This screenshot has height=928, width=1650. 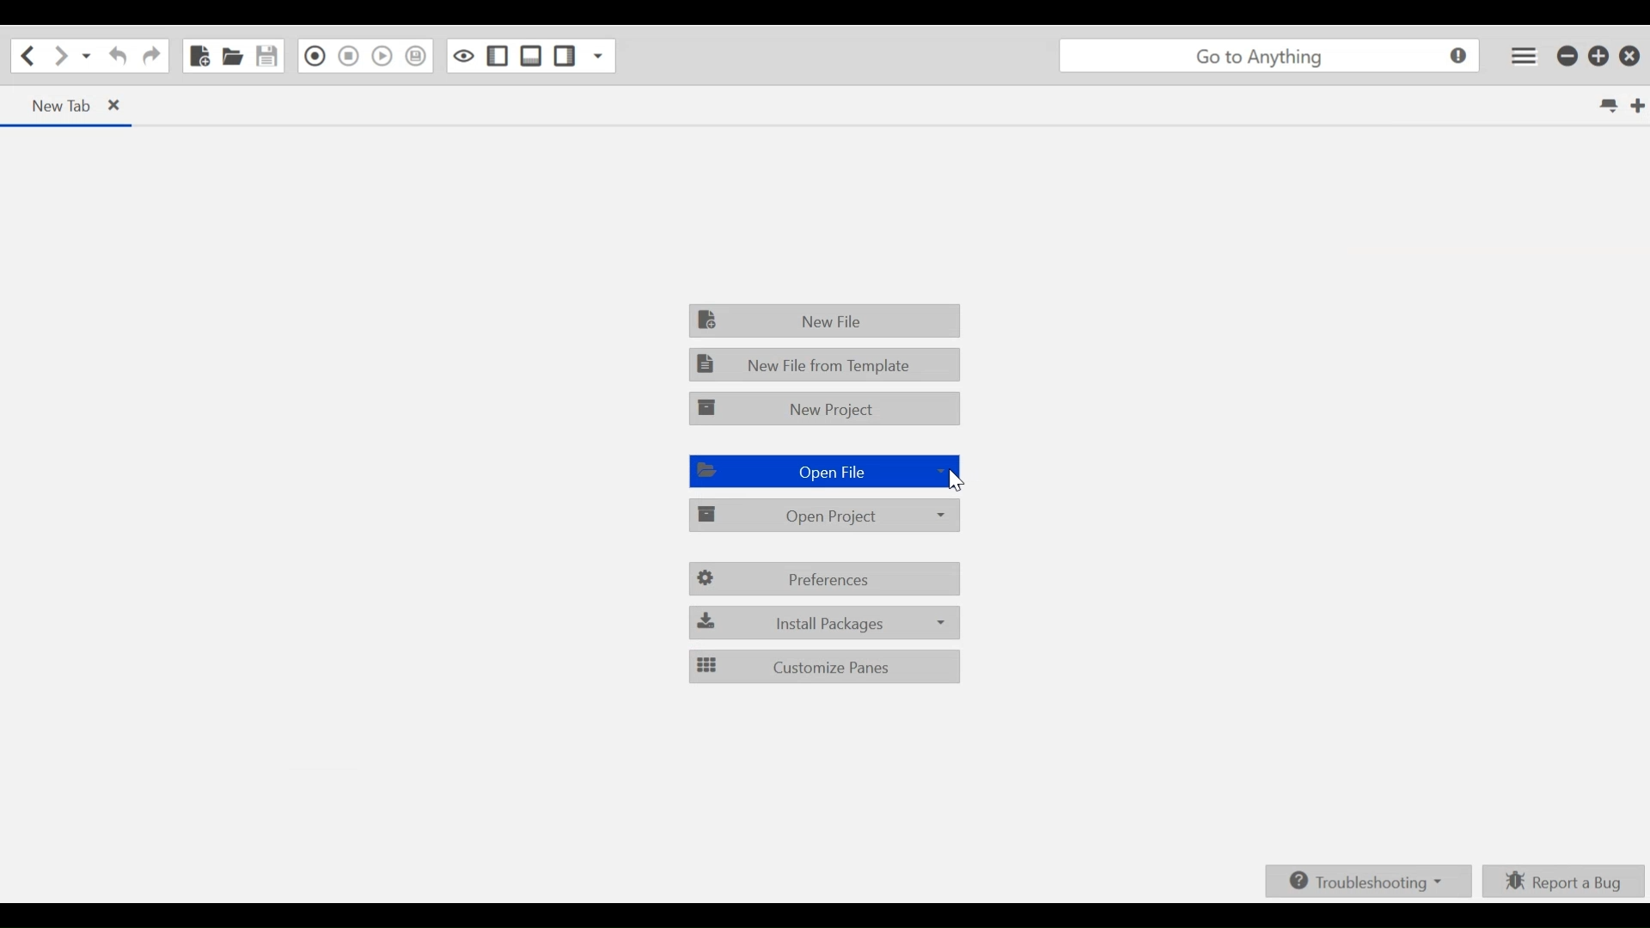 What do you see at coordinates (823, 577) in the screenshot?
I see `Preferences` at bounding box center [823, 577].